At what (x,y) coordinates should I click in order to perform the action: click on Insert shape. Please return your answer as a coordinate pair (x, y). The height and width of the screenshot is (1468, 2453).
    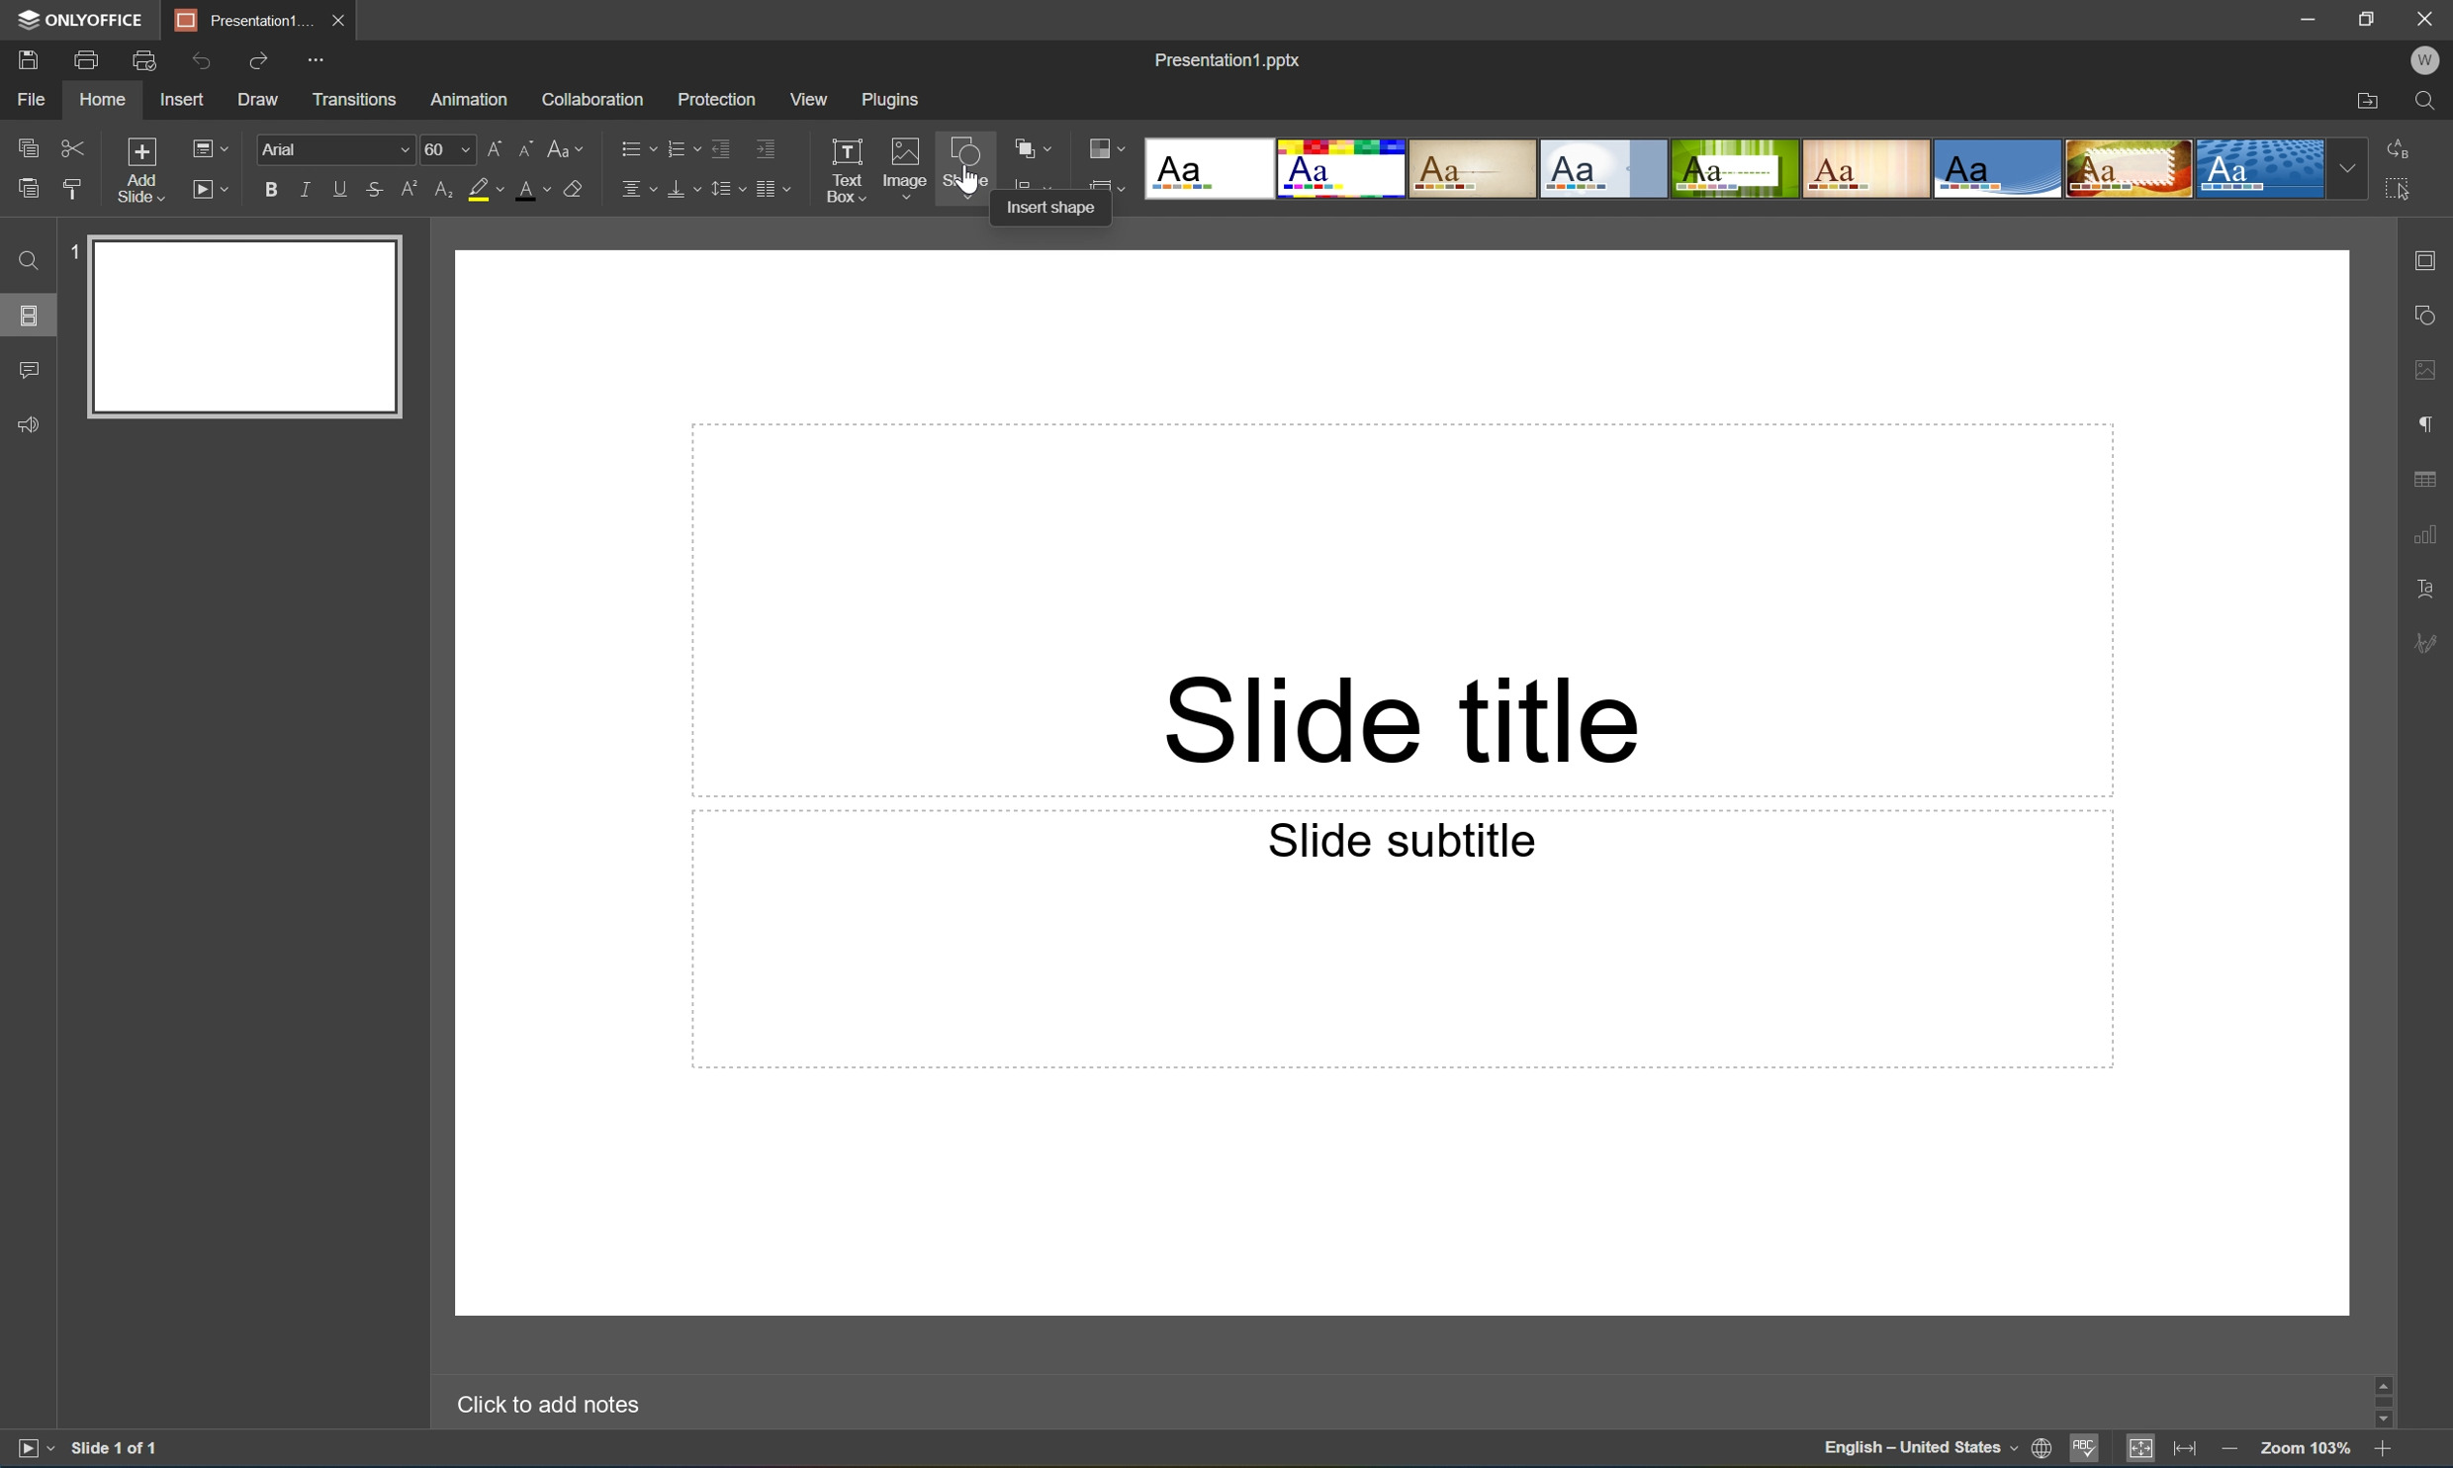
    Looking at the image, I should click on (1051, 208).